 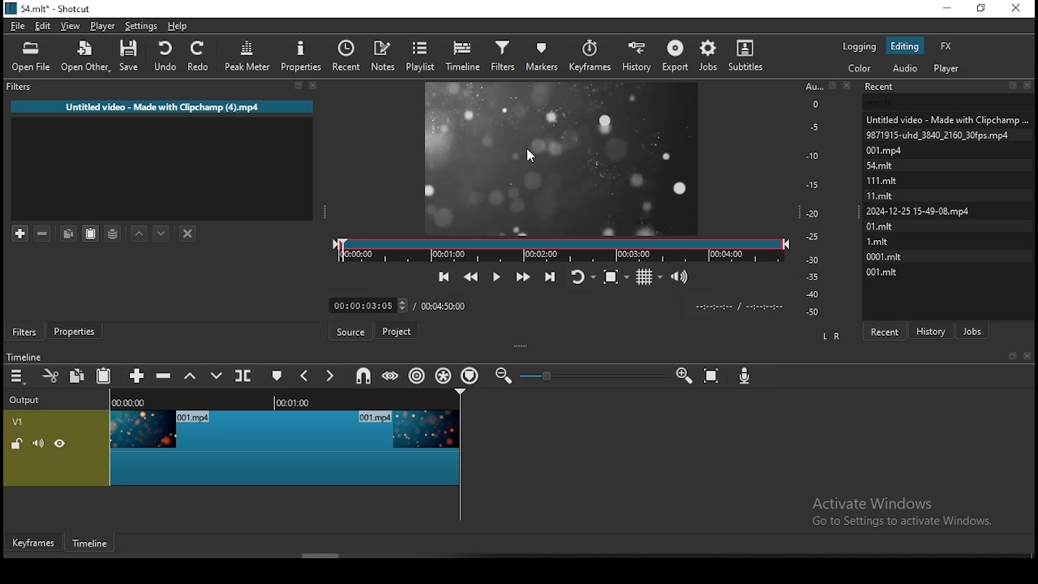 What do you see at coordinates (161, 86) in the screenshot?
I see `Filter` at bounding box center [161, 86].